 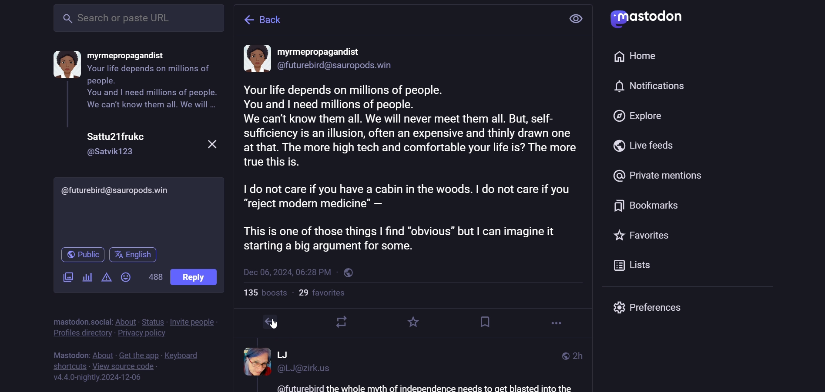 I want to click on reply, so click(x=268, y=323).